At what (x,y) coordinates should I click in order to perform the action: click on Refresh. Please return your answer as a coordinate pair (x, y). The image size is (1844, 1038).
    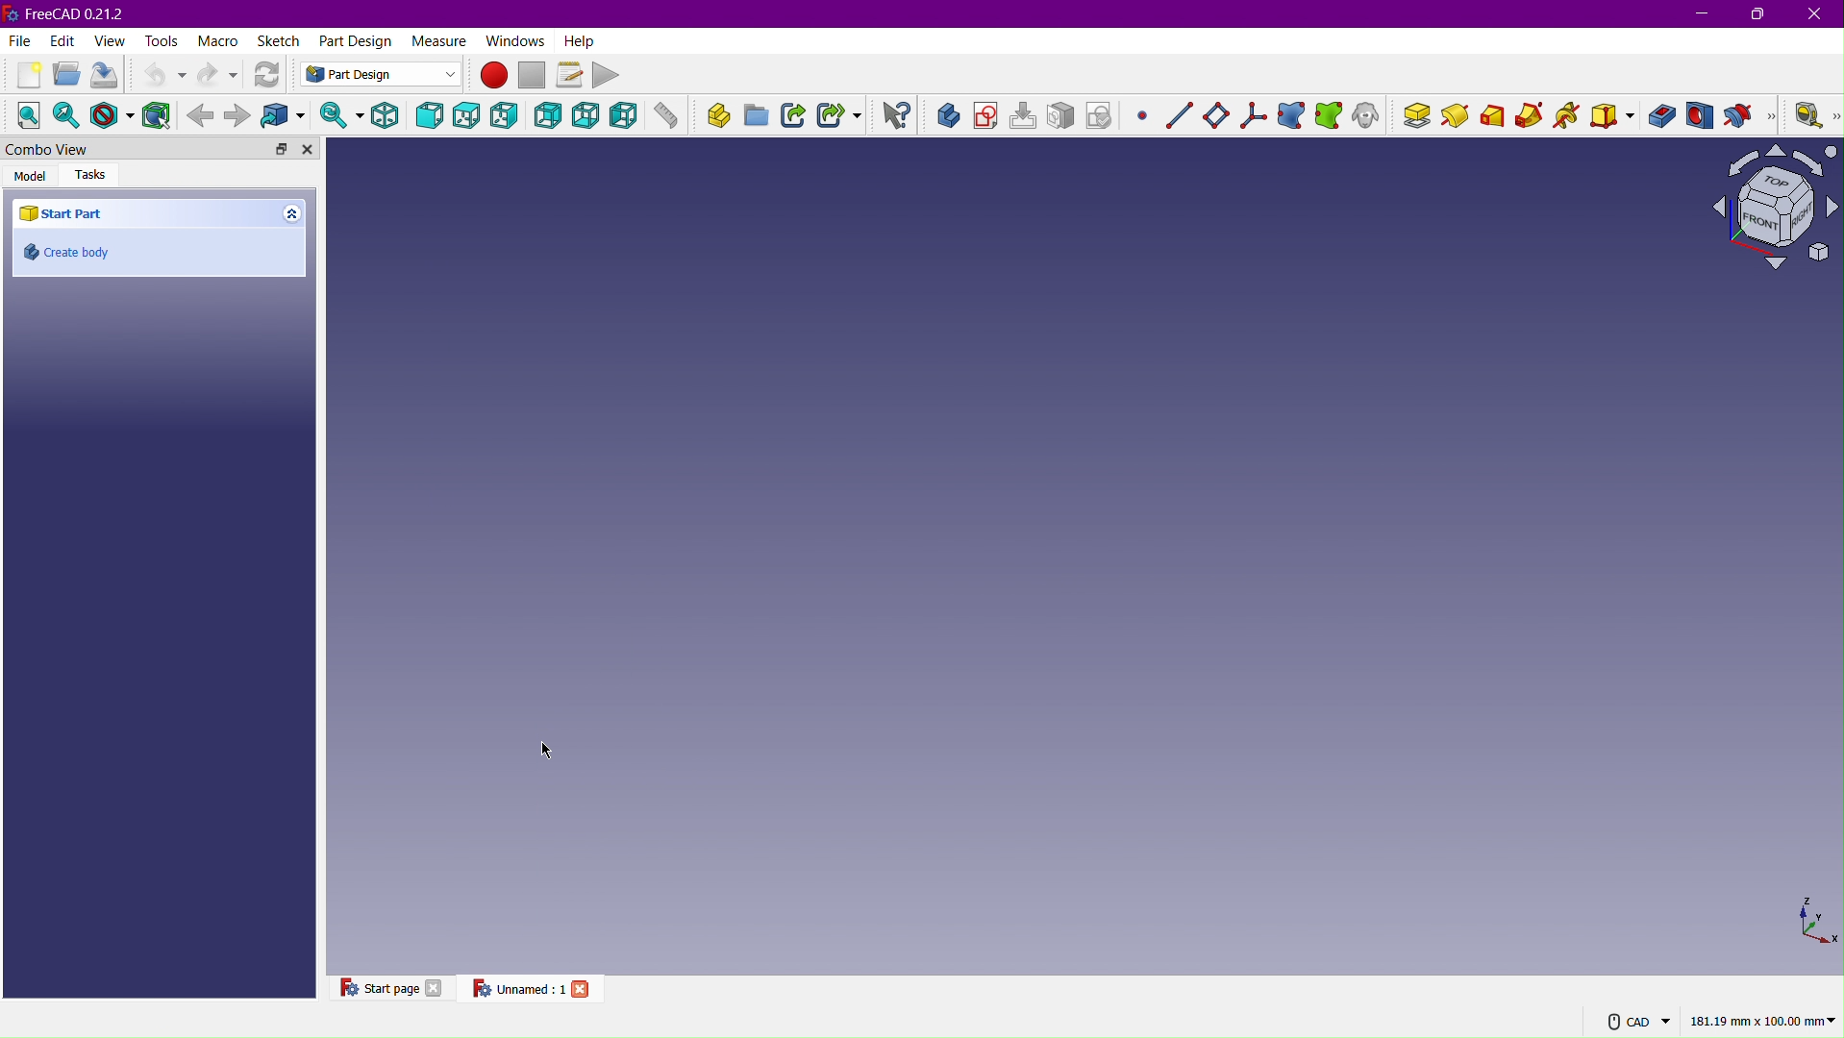
    Looking at the image, I should click on (272, 73).